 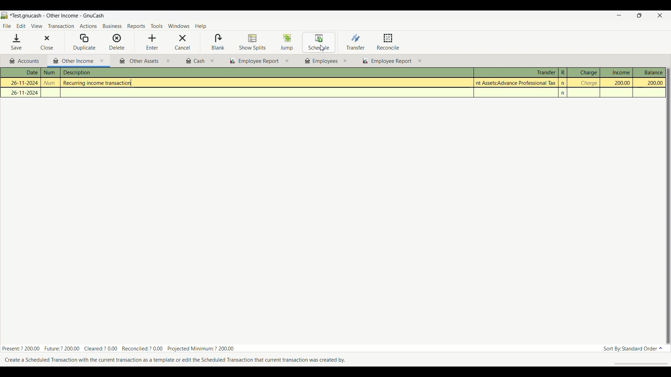 What do you see at coordinates (287, 42) in the screenshot?
I see `Jump` at bounding box center [287, 42].